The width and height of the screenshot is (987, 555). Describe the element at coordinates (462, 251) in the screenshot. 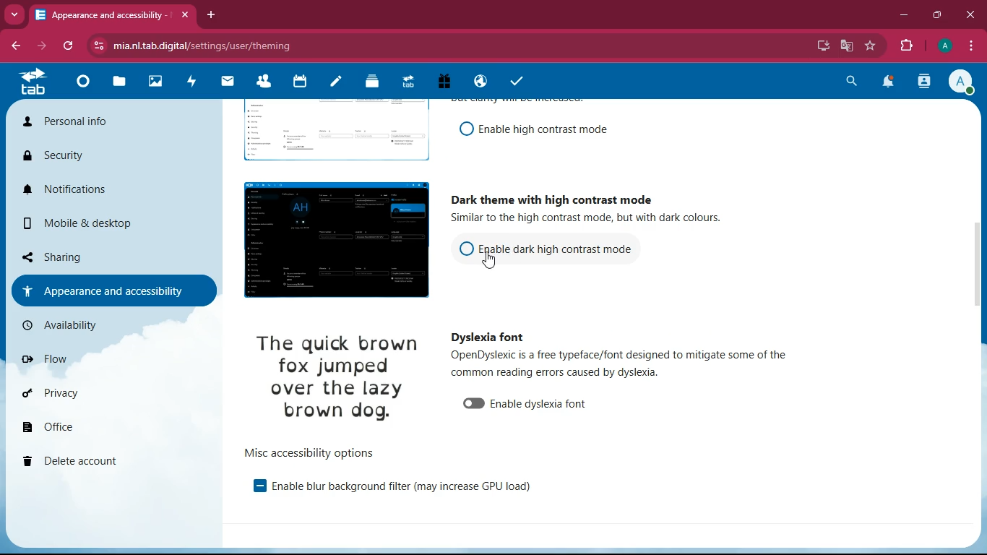

I see `on/off` at that location.